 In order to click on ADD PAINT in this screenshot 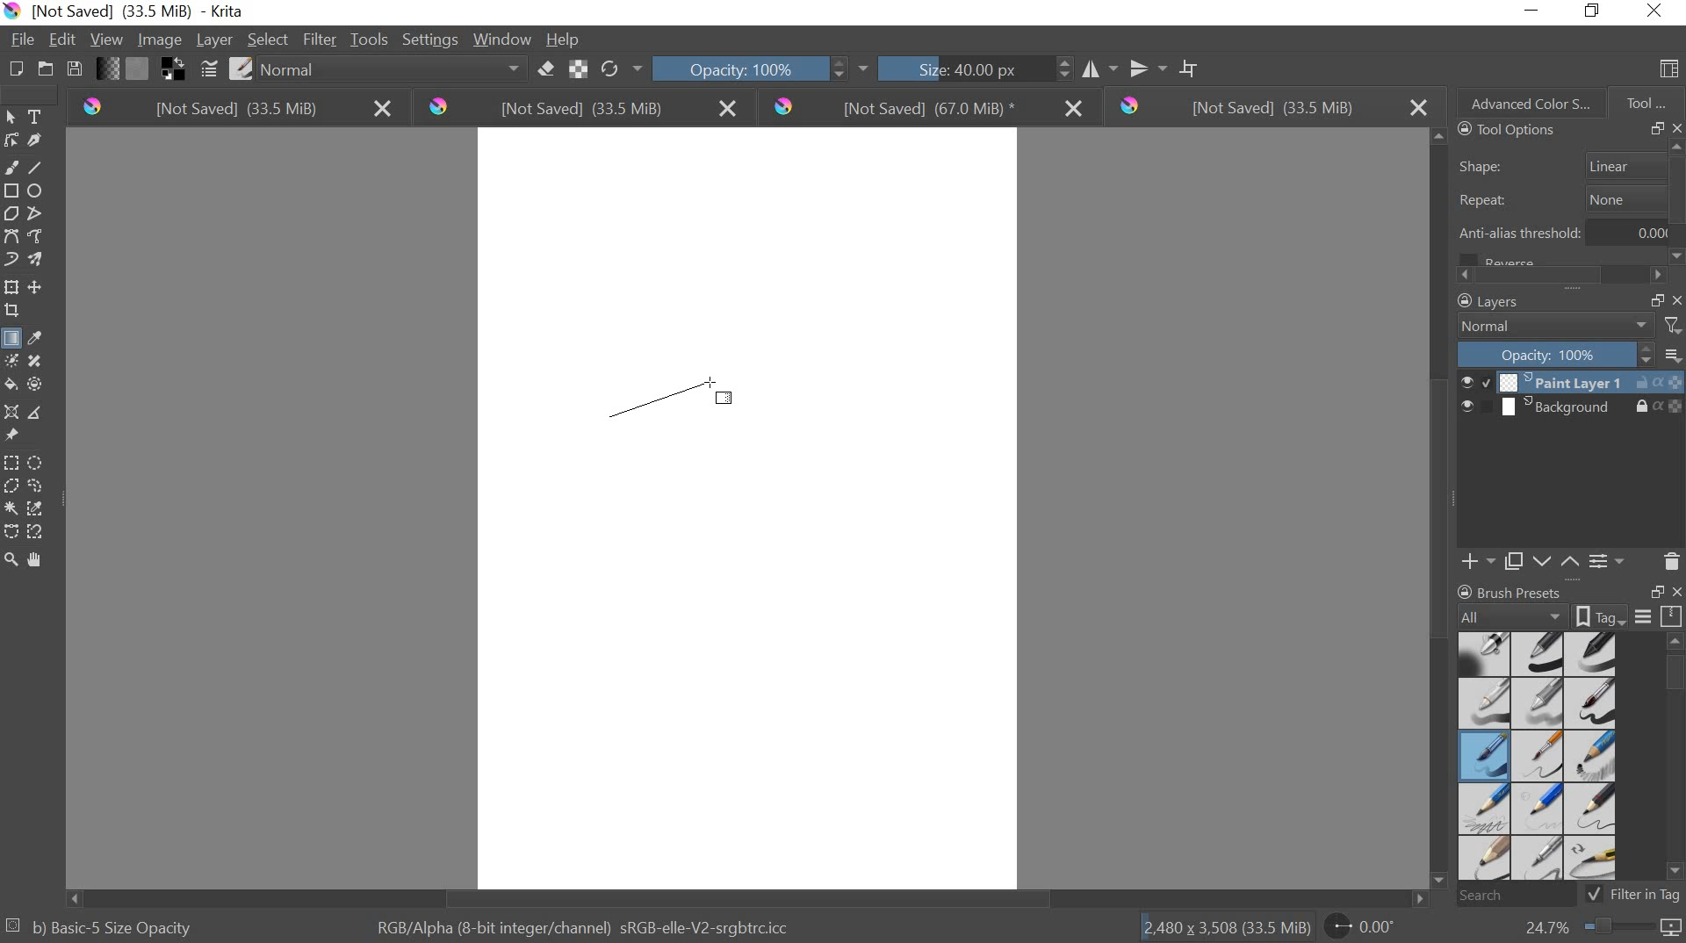, I will do `click(1475, 560)`.